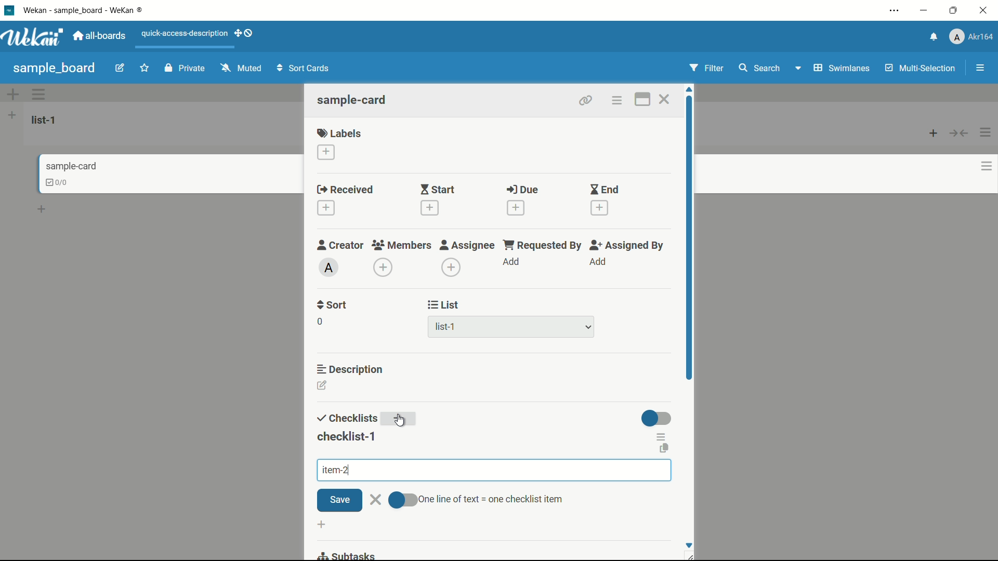 Image resolution: width=998 pixels, height=561 pixels. I want to click on muted, so click(240, 69).